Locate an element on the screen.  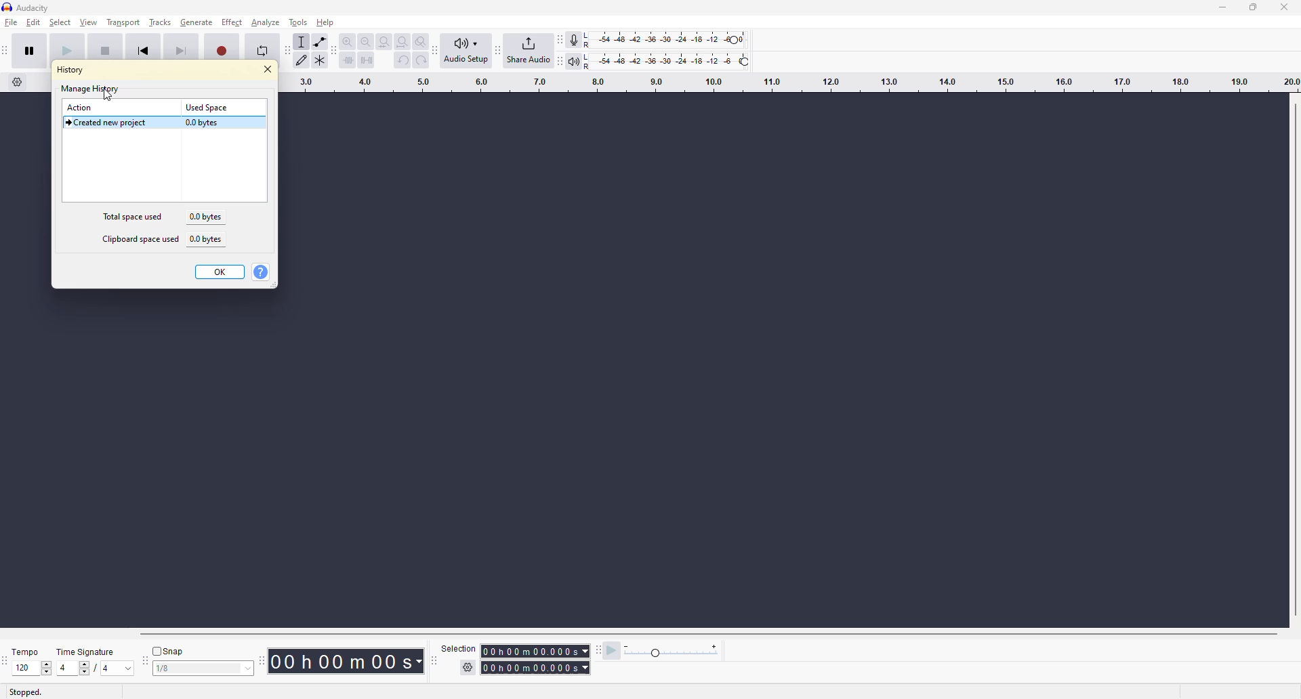
fit project to width is located at coordinates (404, 41).